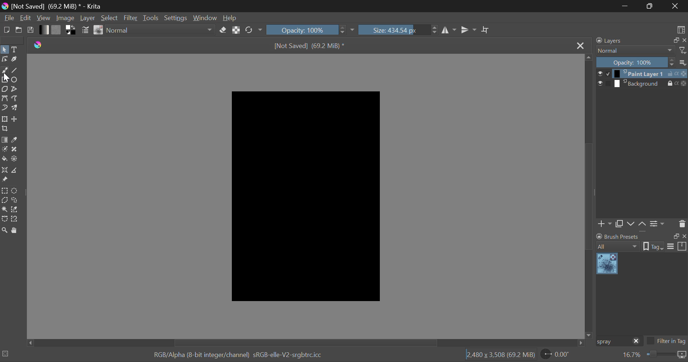 The width and height of the screenshot is (688, 362). I want to click on Blank Black Fill Canvas, so click(305, 195).